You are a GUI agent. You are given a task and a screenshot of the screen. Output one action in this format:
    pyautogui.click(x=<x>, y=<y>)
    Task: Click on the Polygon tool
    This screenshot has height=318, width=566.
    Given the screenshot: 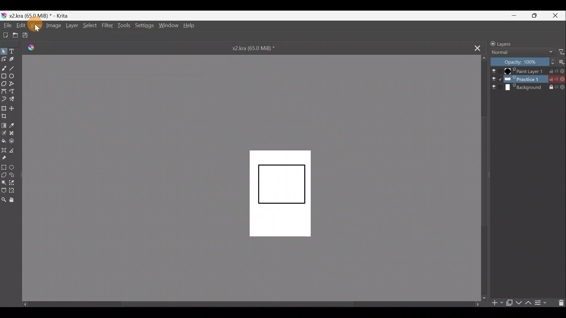 What is the action you would take?
    pyautogui.click(x=4, y=84)
    